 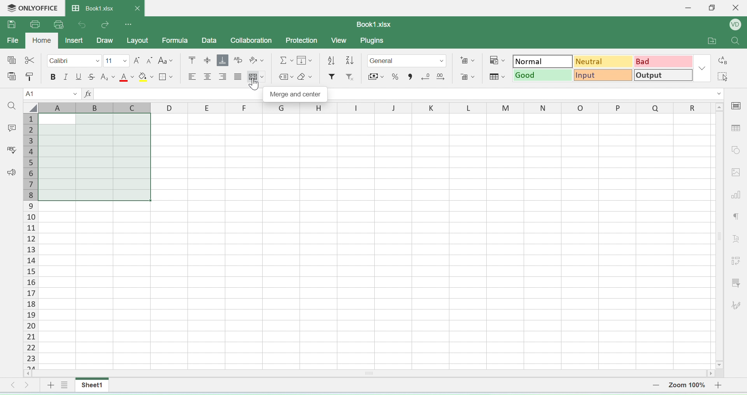 I want to click on signature, so click(x=737, y=307).